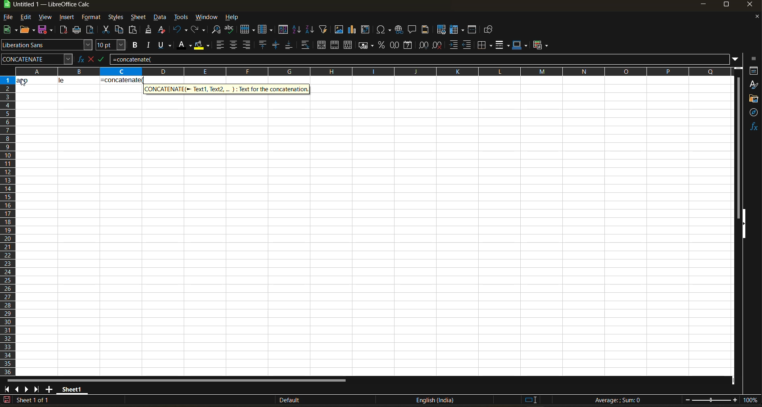  I want to click on format as date, so click(410, 46).